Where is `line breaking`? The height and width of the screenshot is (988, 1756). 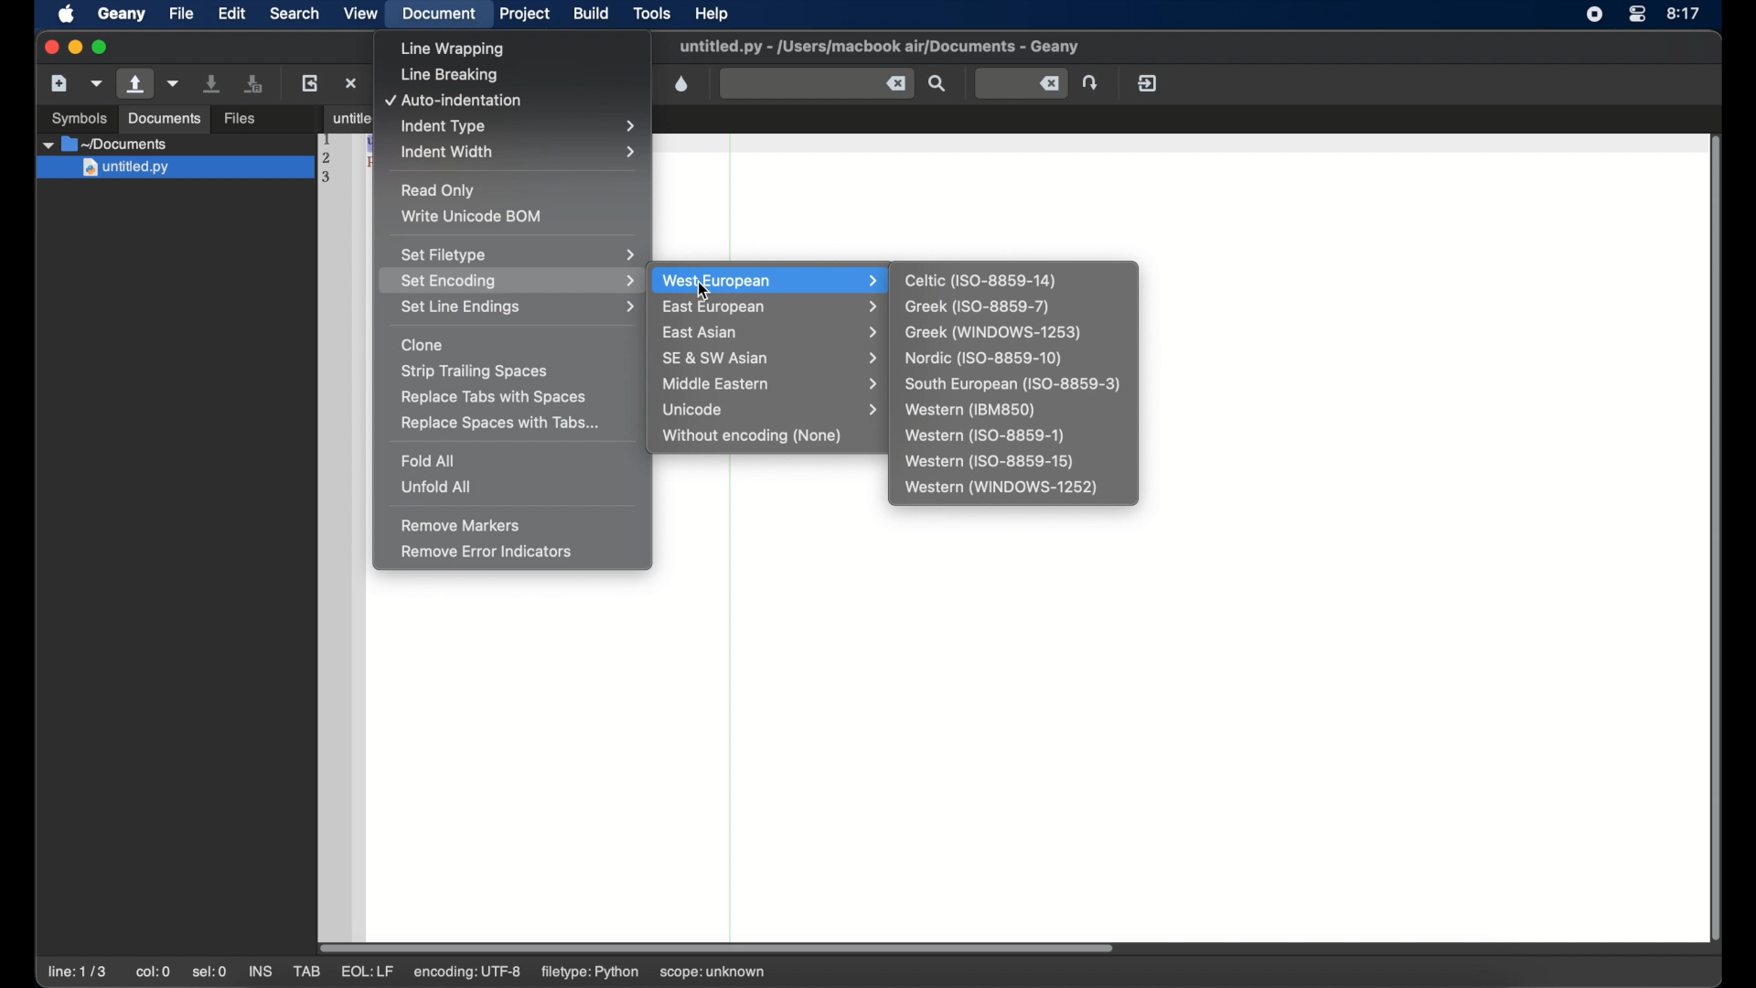
line breaking is located at coordinates (449, 76).